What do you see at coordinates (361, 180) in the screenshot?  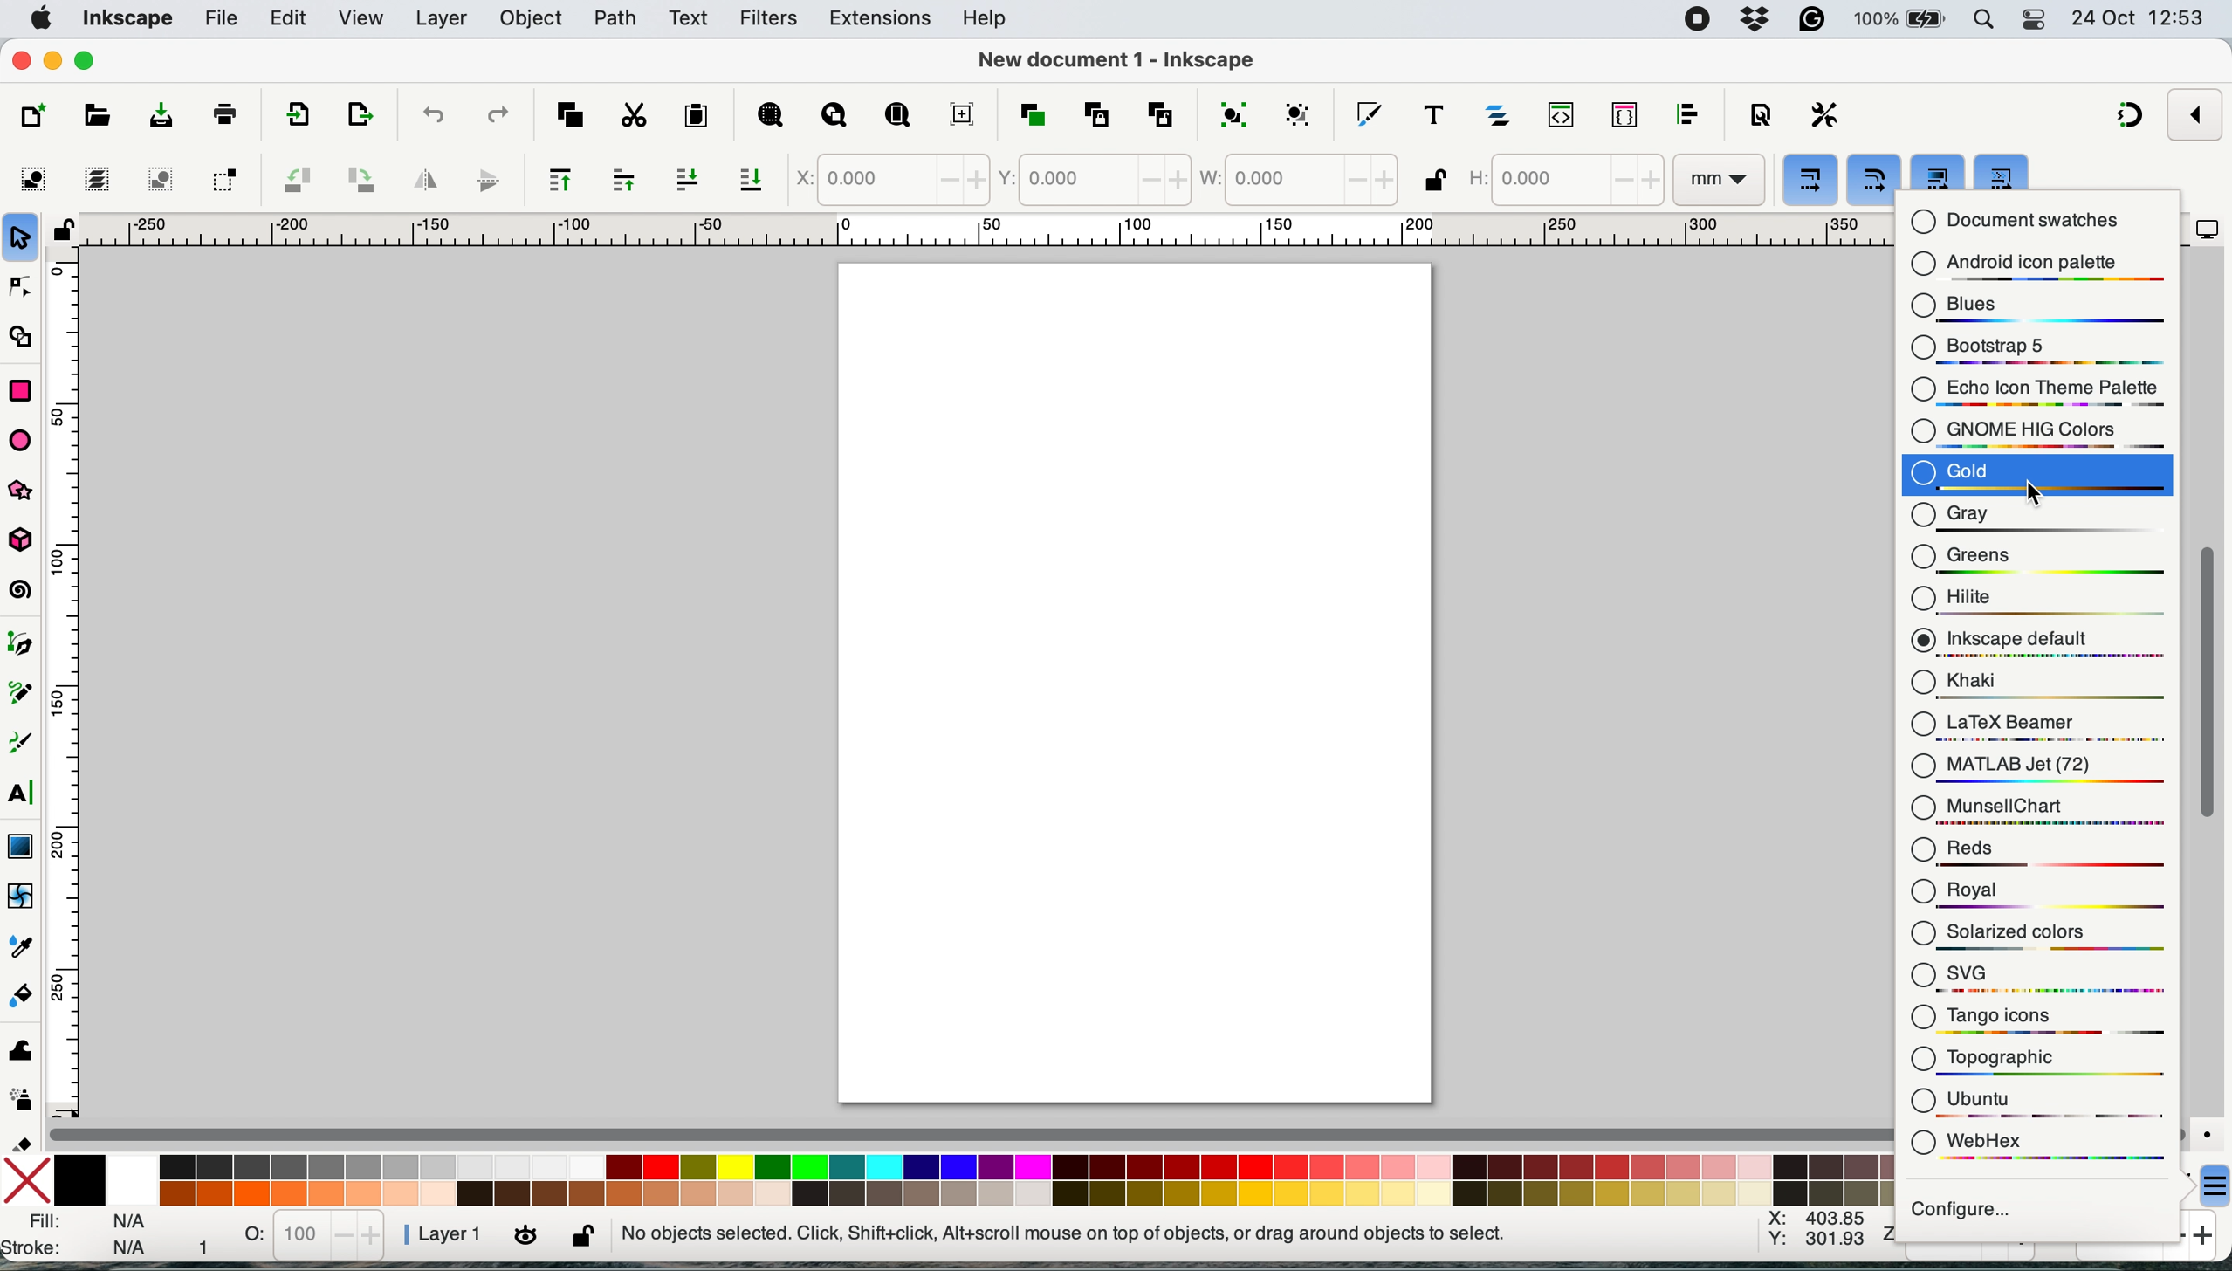 I see `object rotate 90` at bounding box center [361, 180].